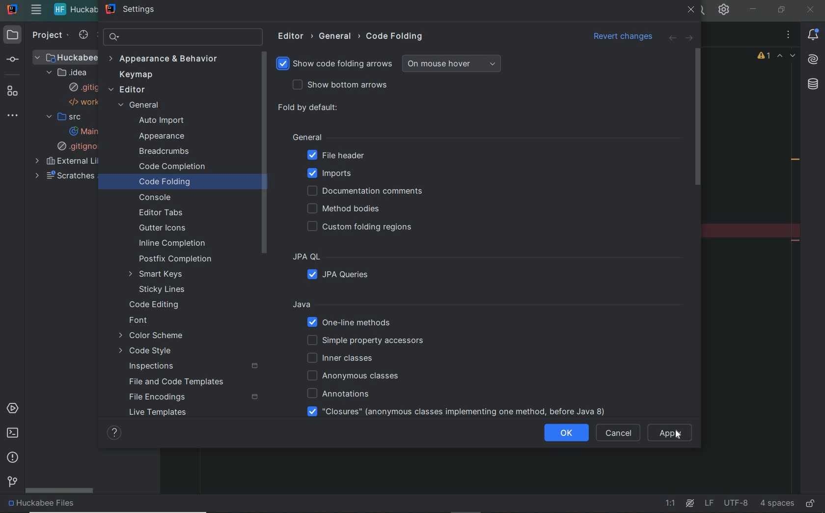 The image size is (825, 513). What do you see at coordinates (86, 103) in the screenshot?
I see `workspace.xml` at bounding box center [86, 103].